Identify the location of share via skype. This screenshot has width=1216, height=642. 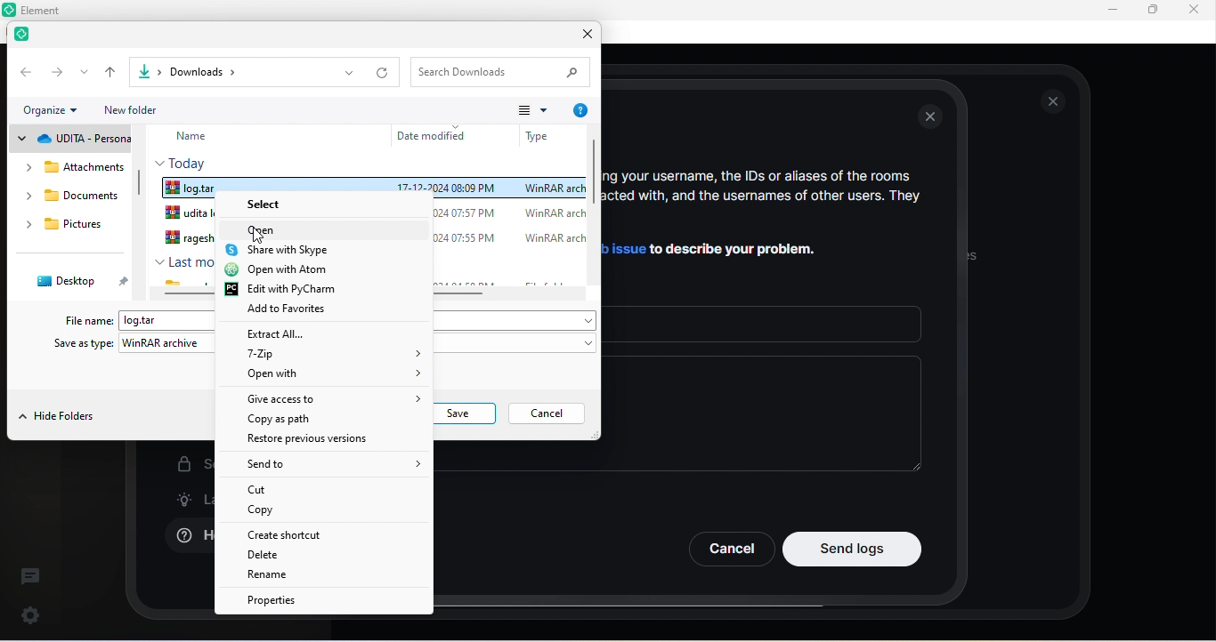
(301, 250).